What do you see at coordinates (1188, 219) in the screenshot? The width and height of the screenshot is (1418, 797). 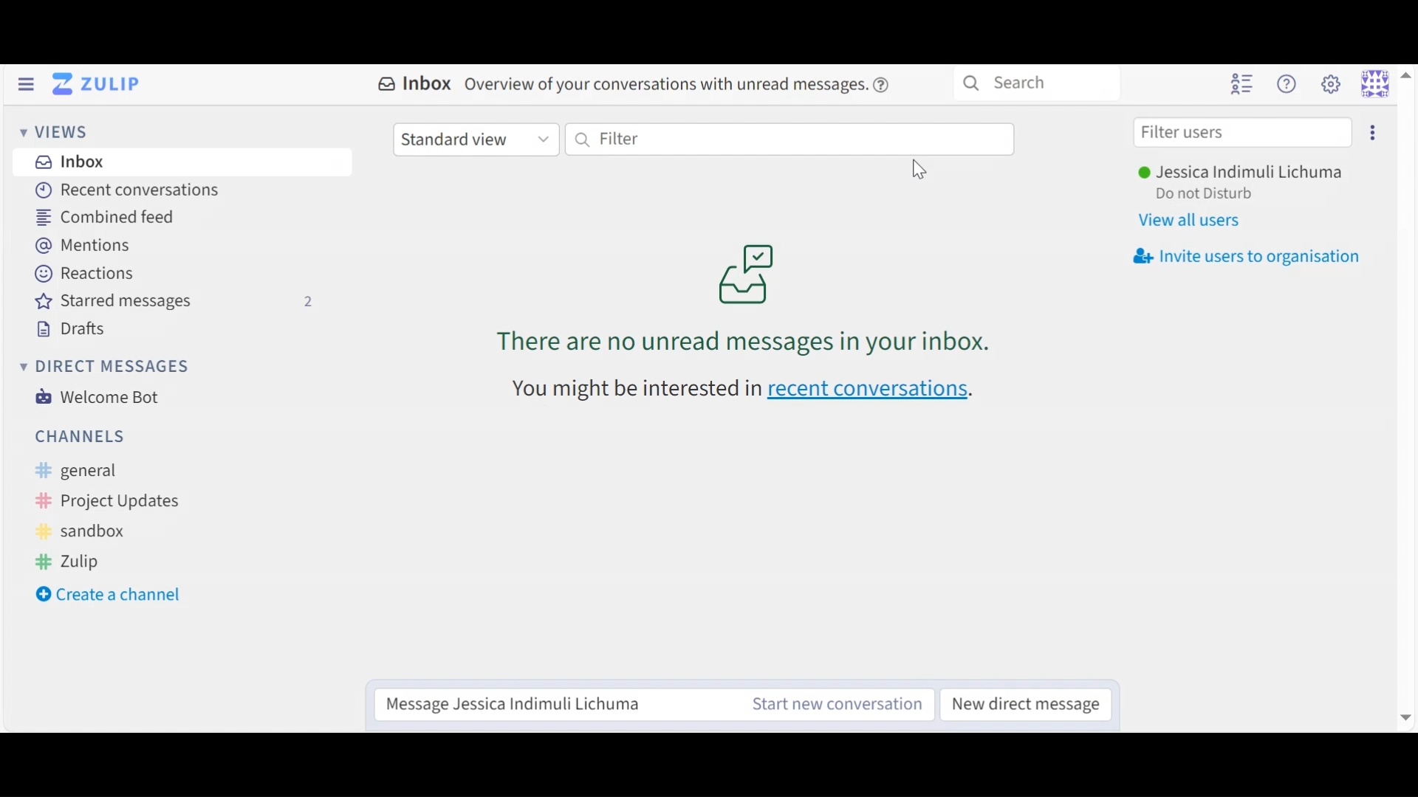 I see `View all users` at bounding box center [1188, 219].